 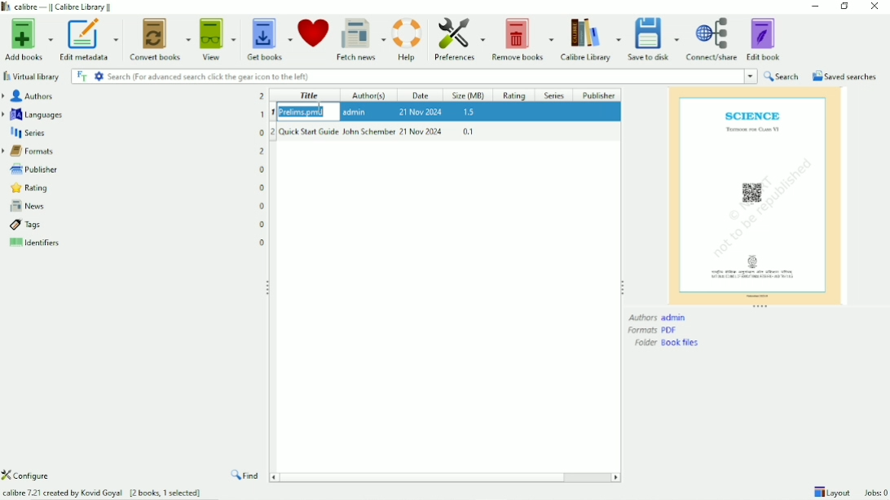 What do you see at coordinates (755, 195) in the screenshot?
I see `Preview` at bounding box center [755, 195].